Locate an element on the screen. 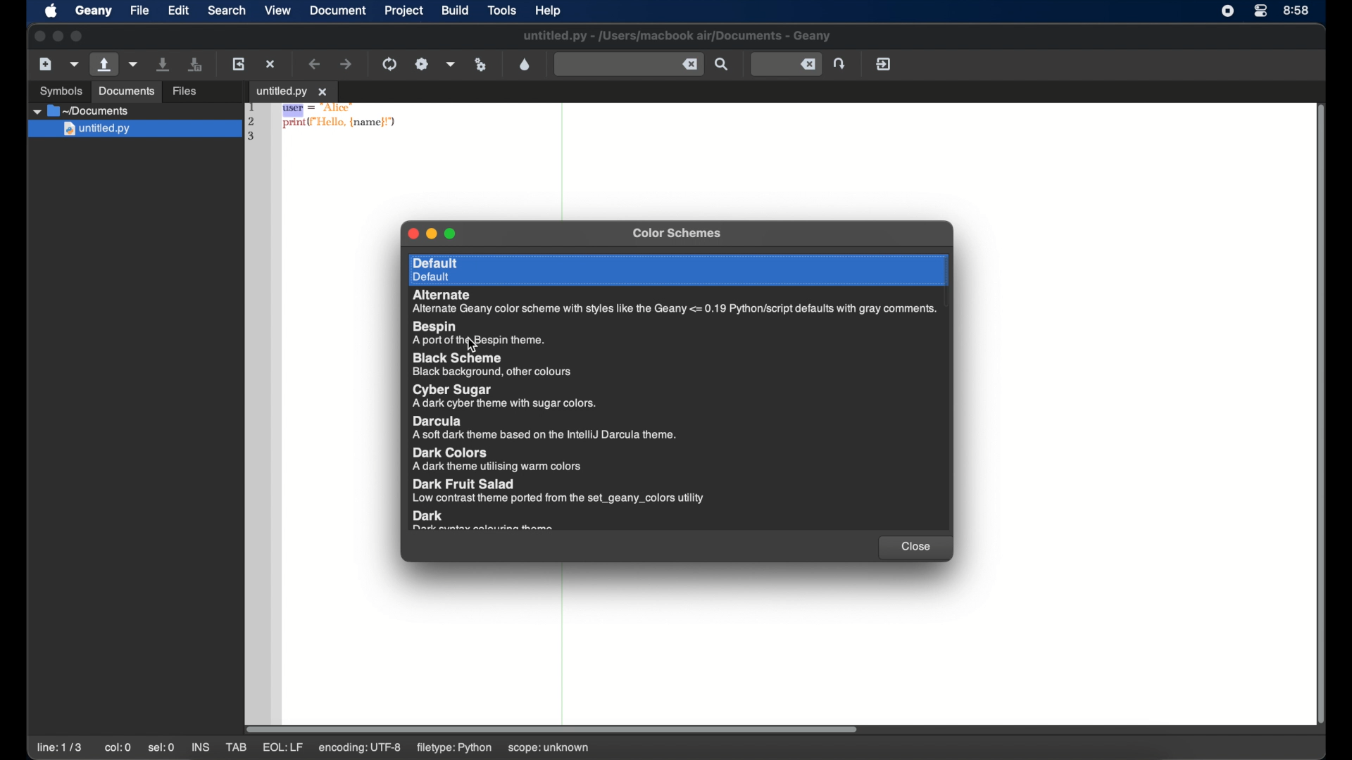 The width and height of the screenshot is (1352, 760). minimize is located at coordinates (431, 234).